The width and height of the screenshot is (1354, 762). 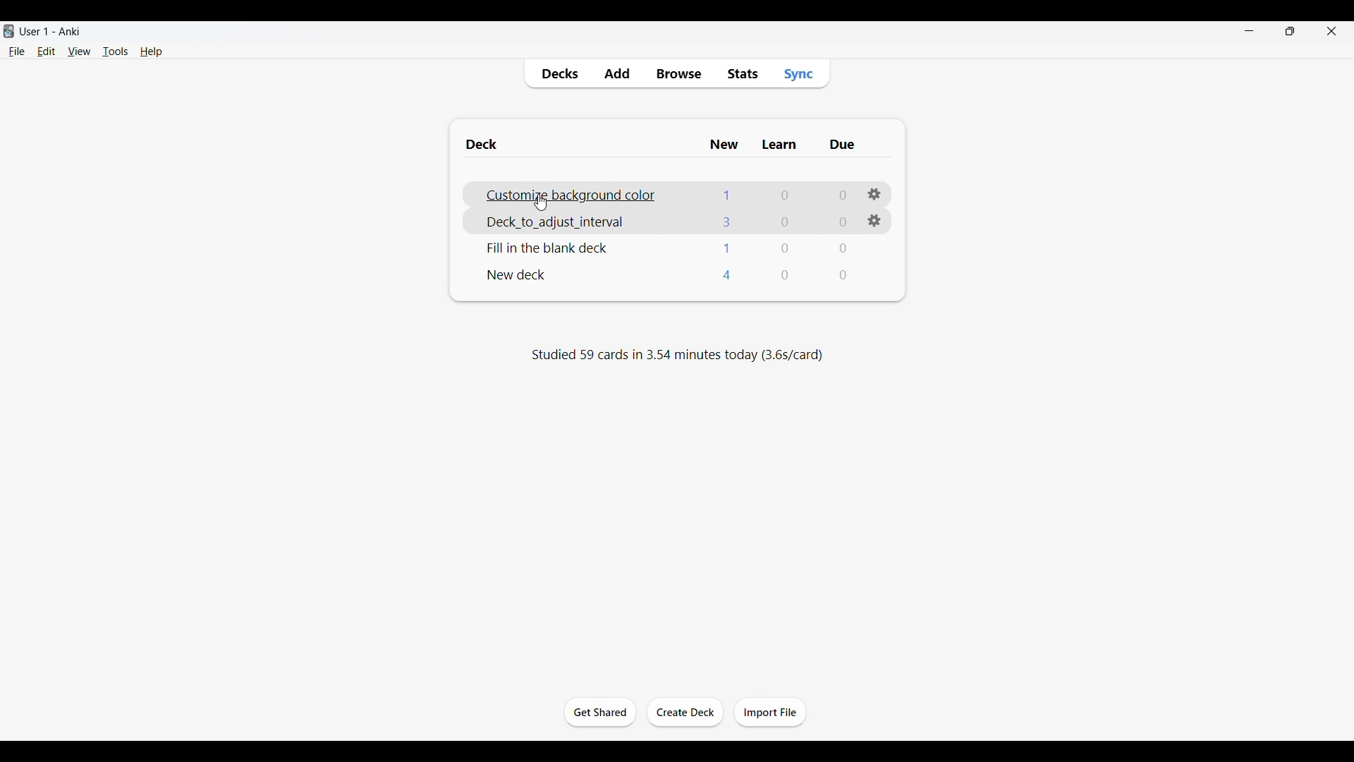 I want to click on Deck list, so click(x=519, y=275).